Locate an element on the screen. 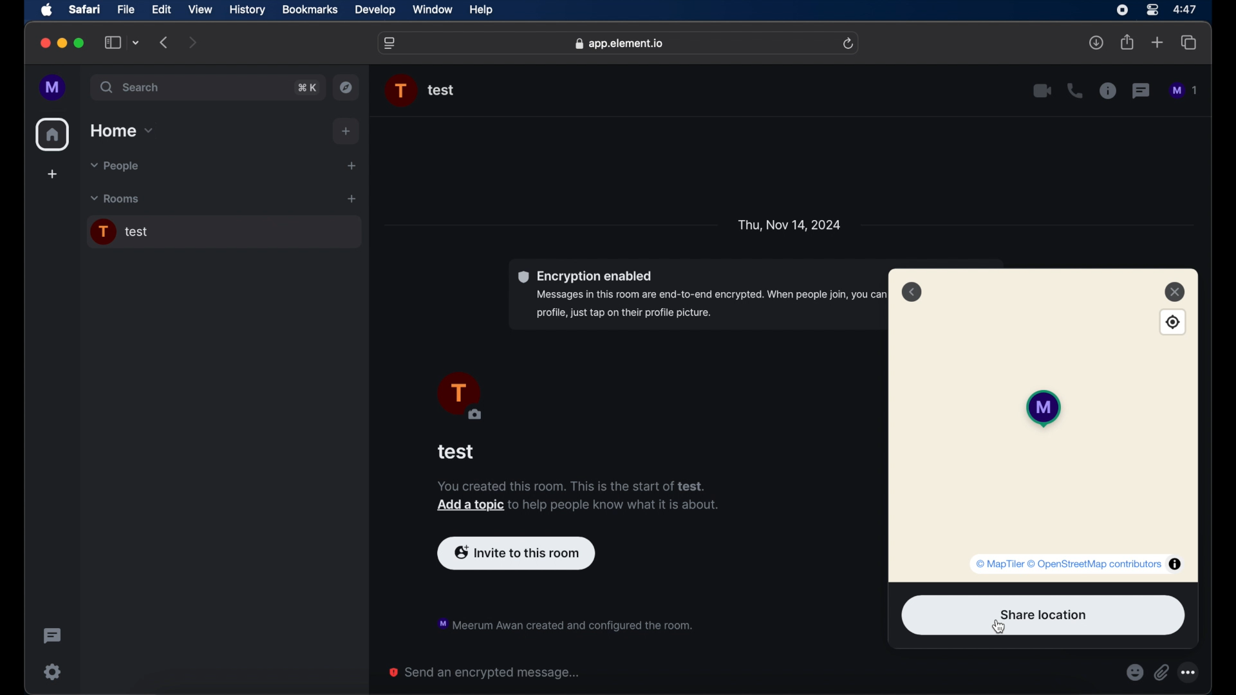 The height and width of the screenshot is (695, 1236). tab group  picker is located at coordinates (136, 43).